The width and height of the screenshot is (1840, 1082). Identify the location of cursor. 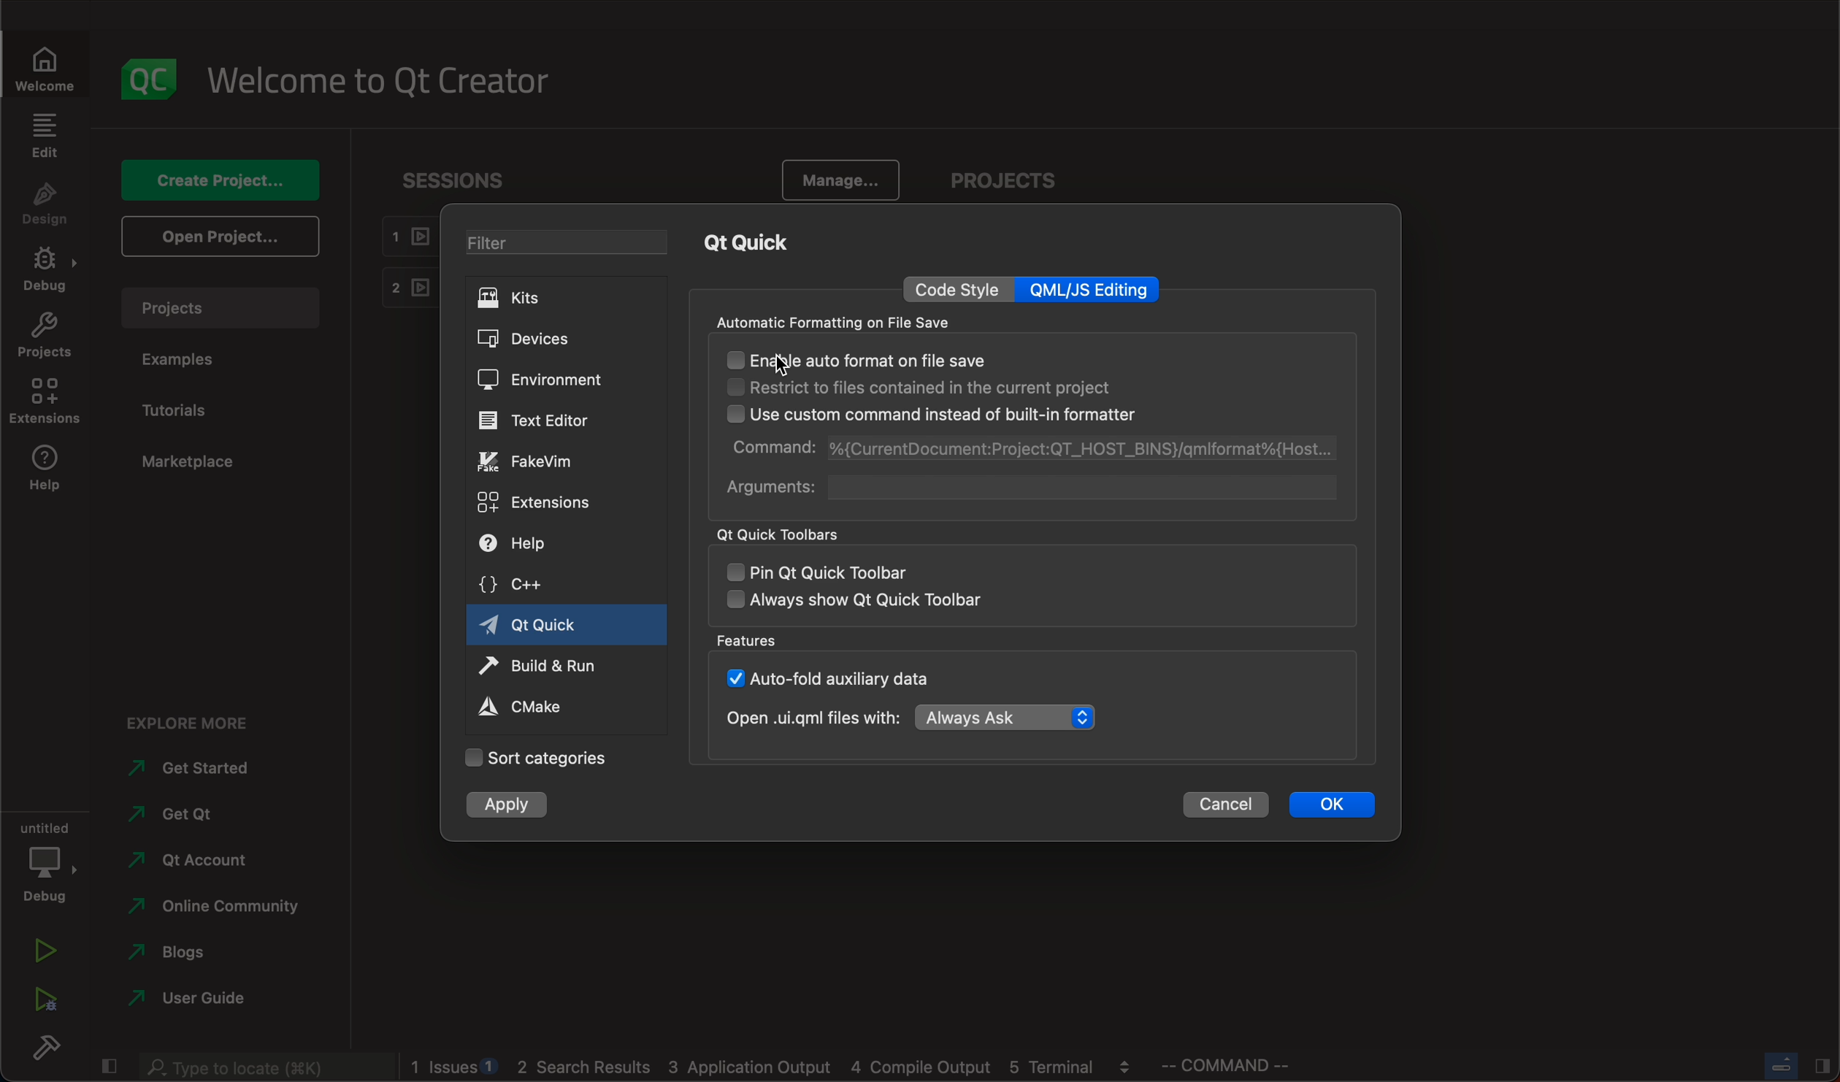
(779, 369).